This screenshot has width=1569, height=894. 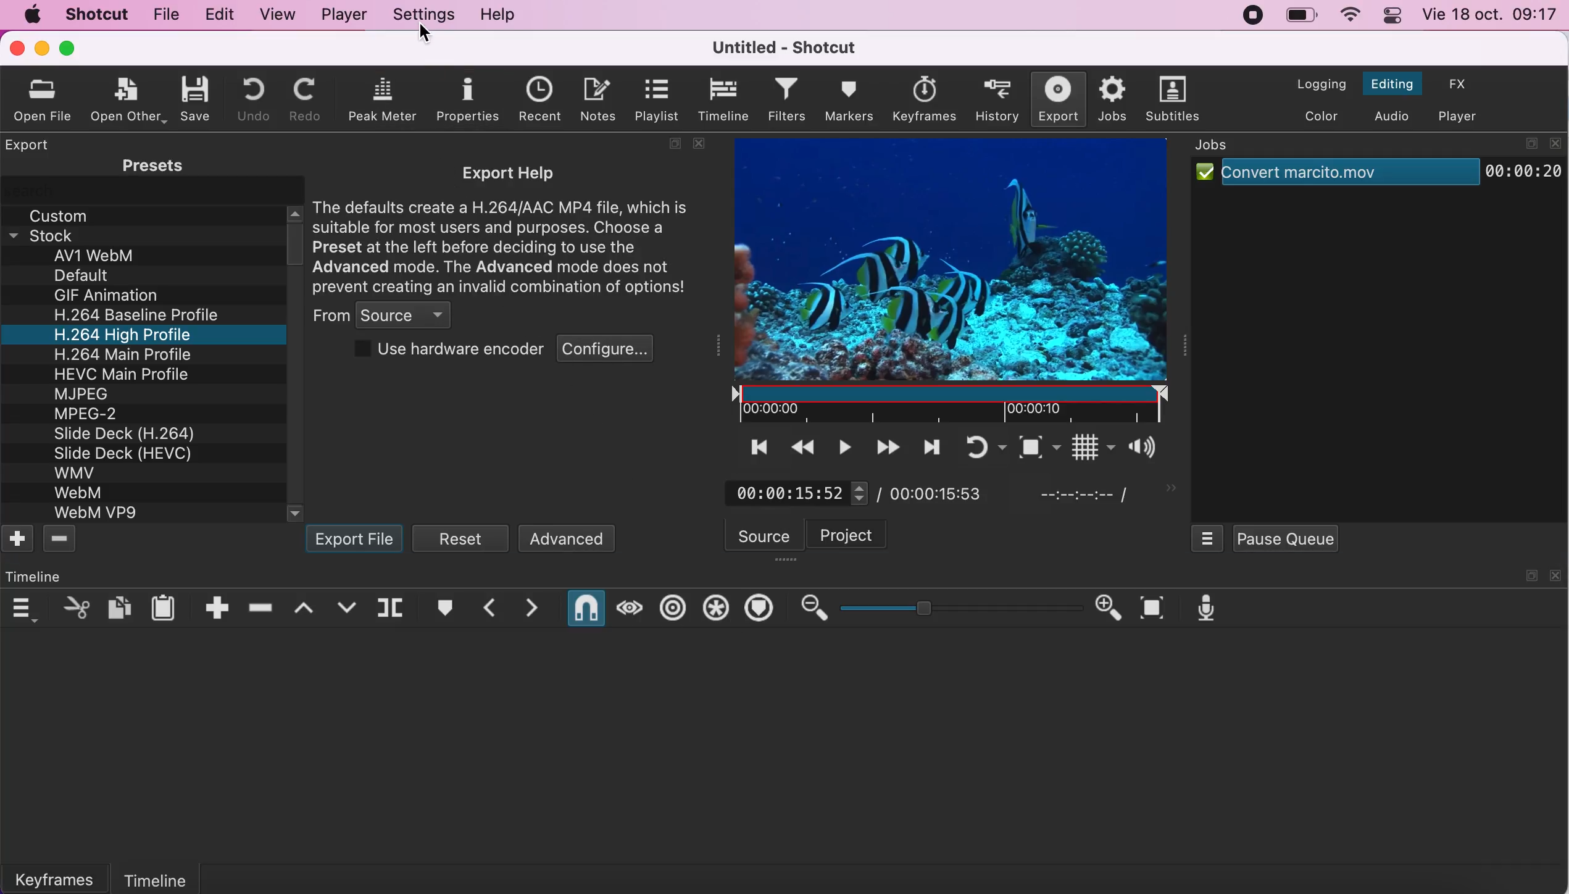 I want to click on close, so click(x=704, y=144).